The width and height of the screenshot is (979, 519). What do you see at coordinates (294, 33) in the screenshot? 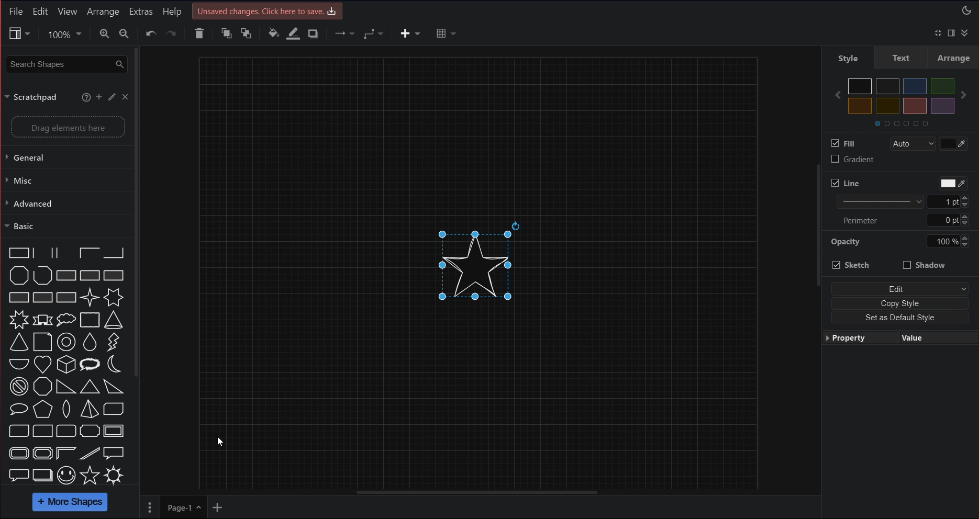
I see `Line color` at bounding box center [294, 33].